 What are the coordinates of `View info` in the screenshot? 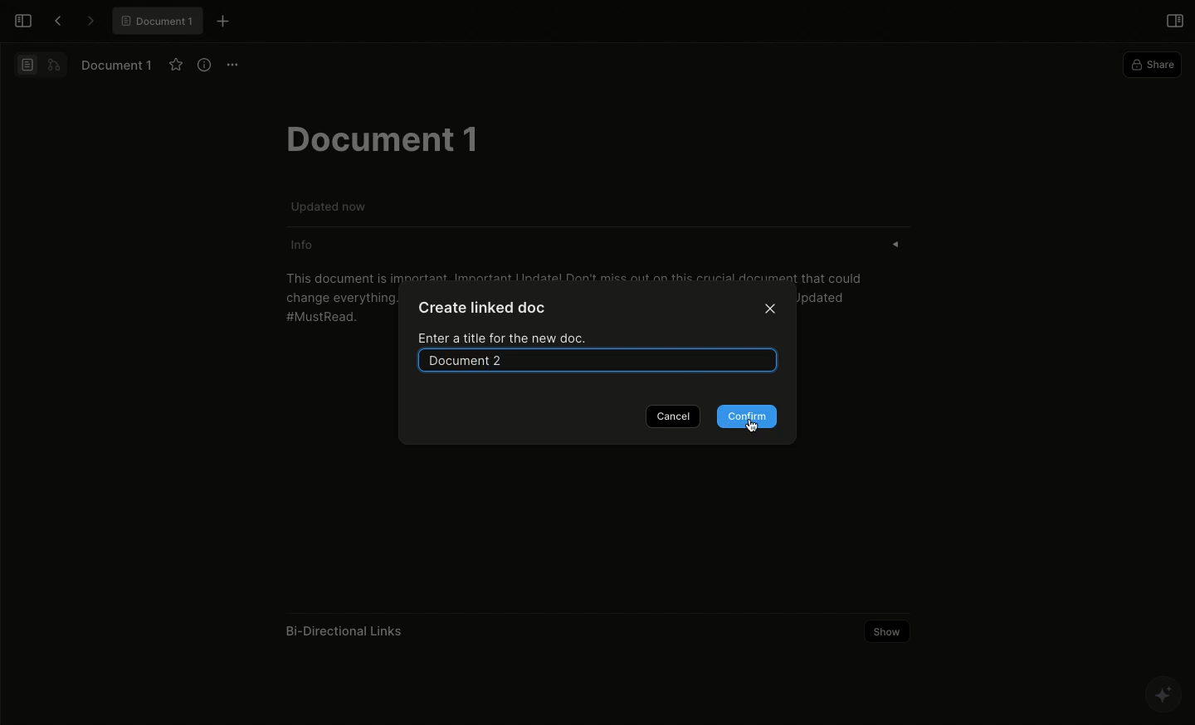 It's located at (202, 66).